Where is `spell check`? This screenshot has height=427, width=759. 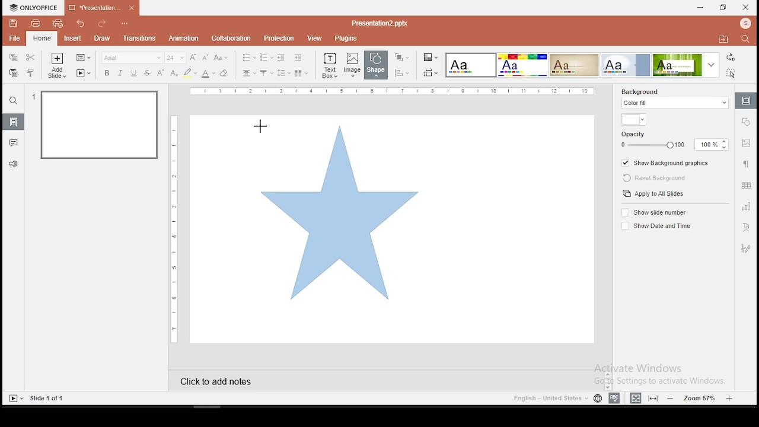
spell check is located at coordinates (616, 397).